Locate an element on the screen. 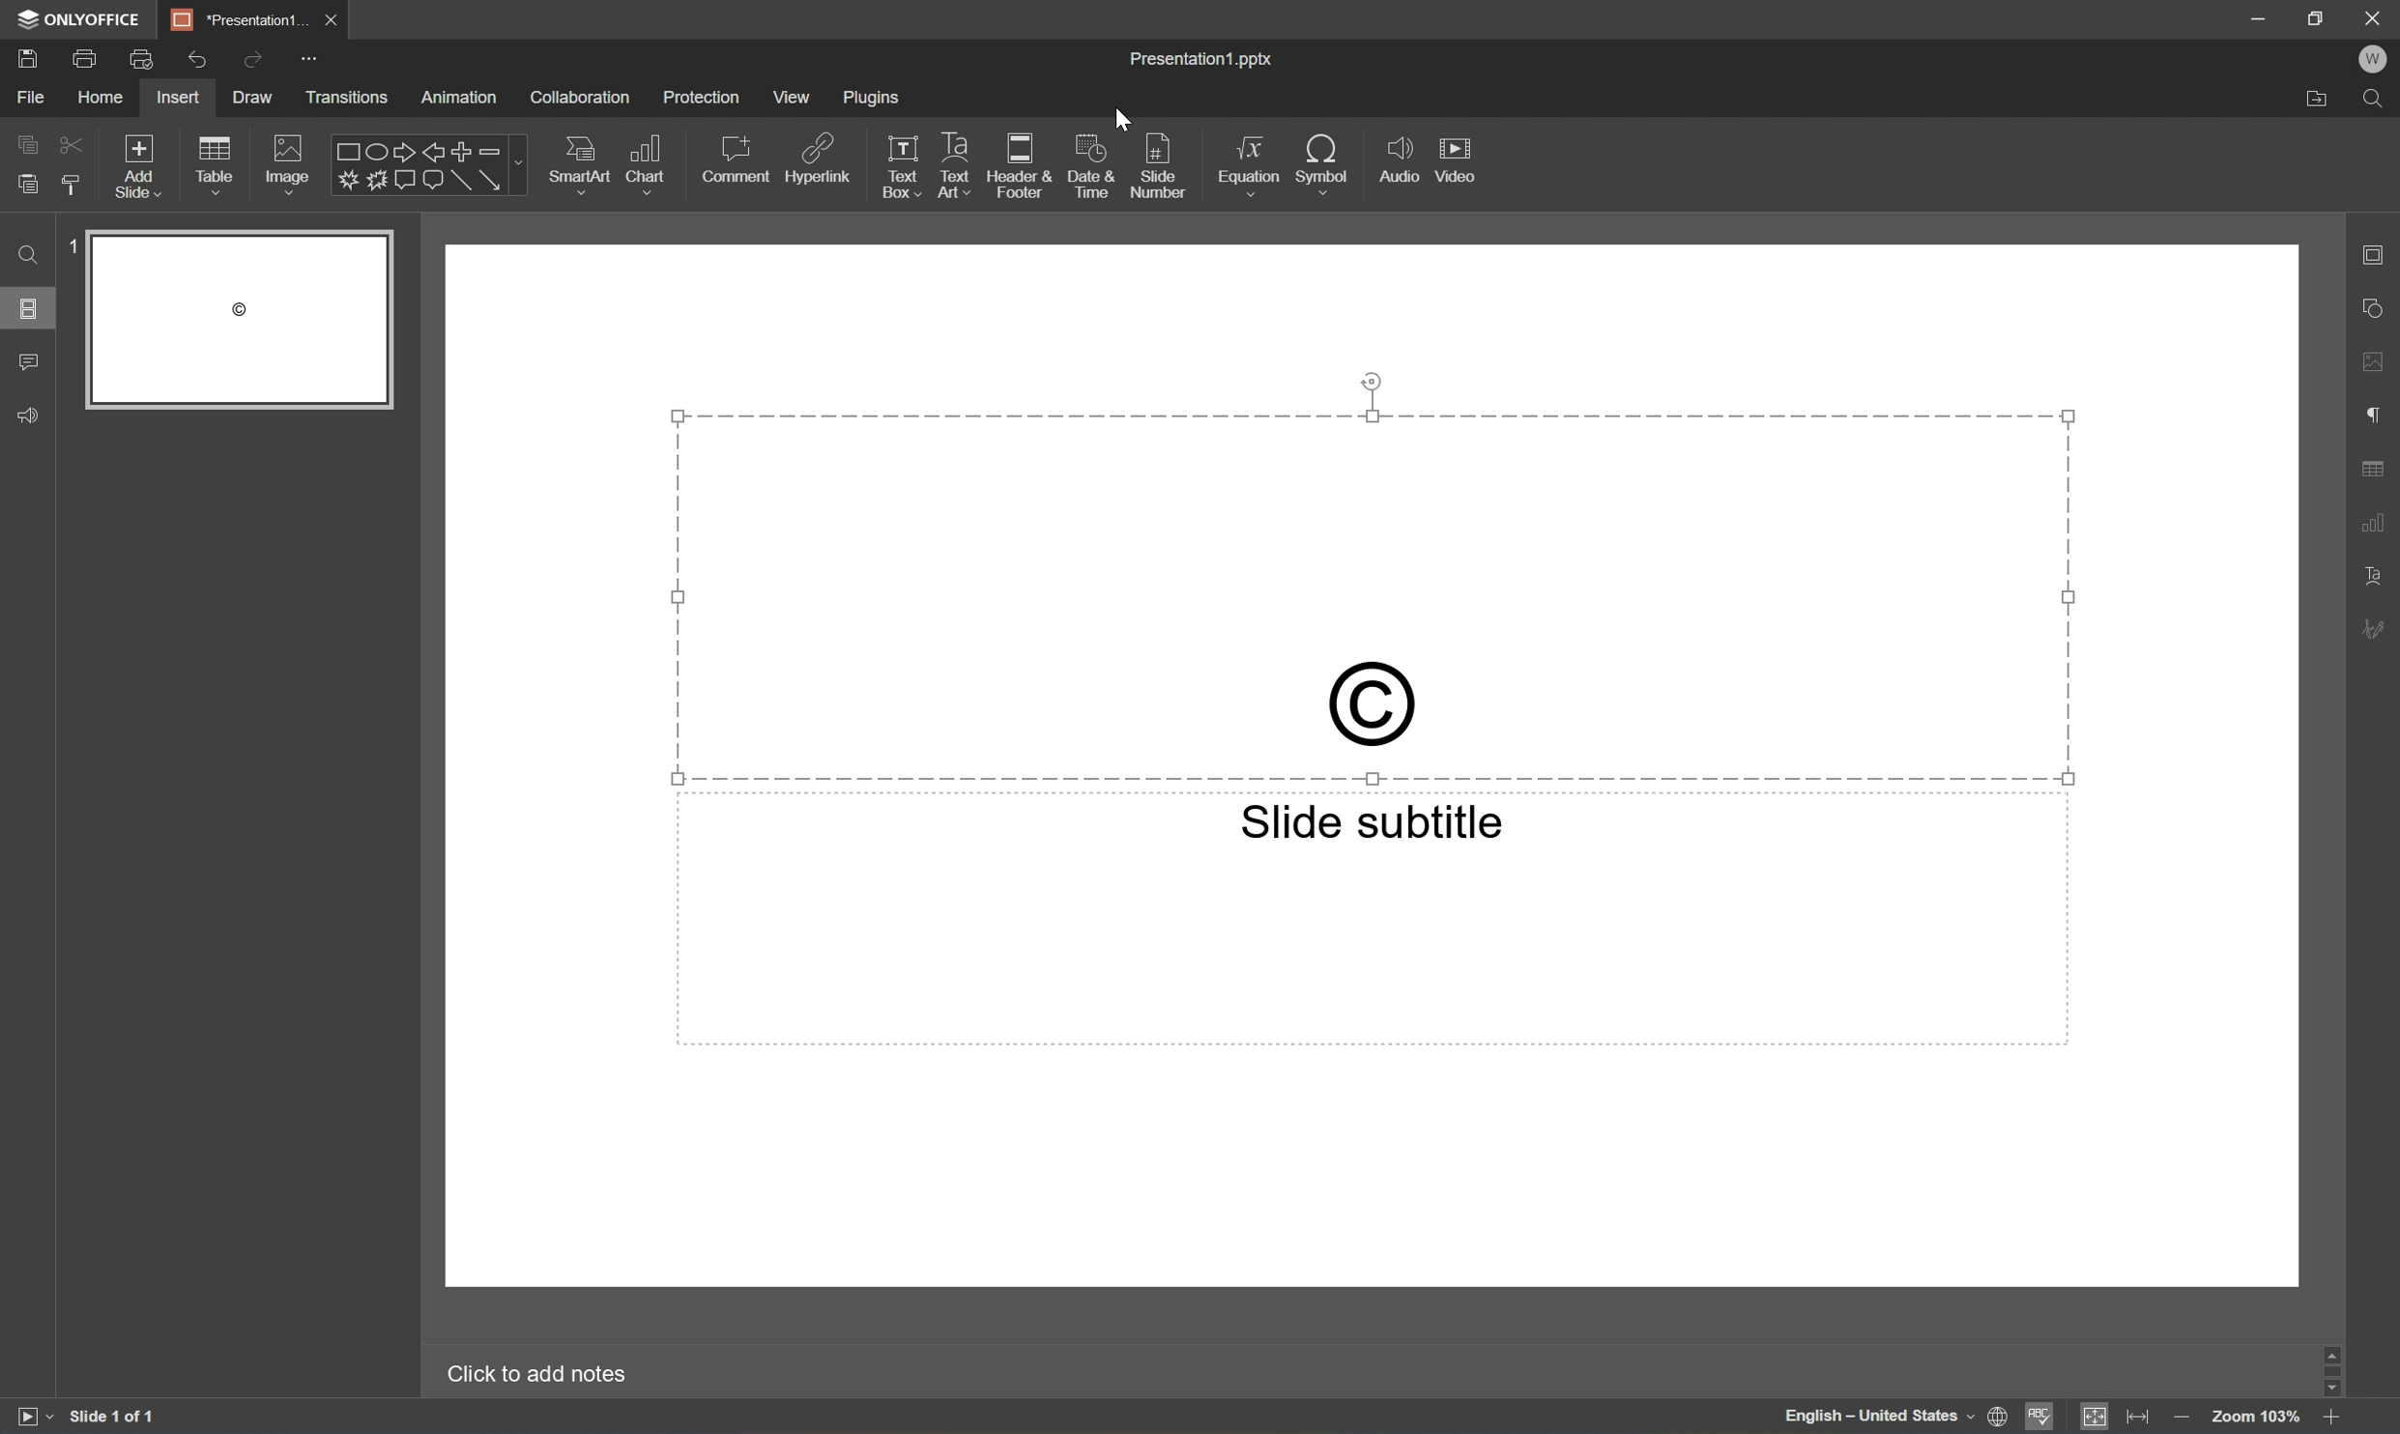 The height and width of the screenshot is (1434, 2400). Header & Footer is located at coordinates (1024, 165).